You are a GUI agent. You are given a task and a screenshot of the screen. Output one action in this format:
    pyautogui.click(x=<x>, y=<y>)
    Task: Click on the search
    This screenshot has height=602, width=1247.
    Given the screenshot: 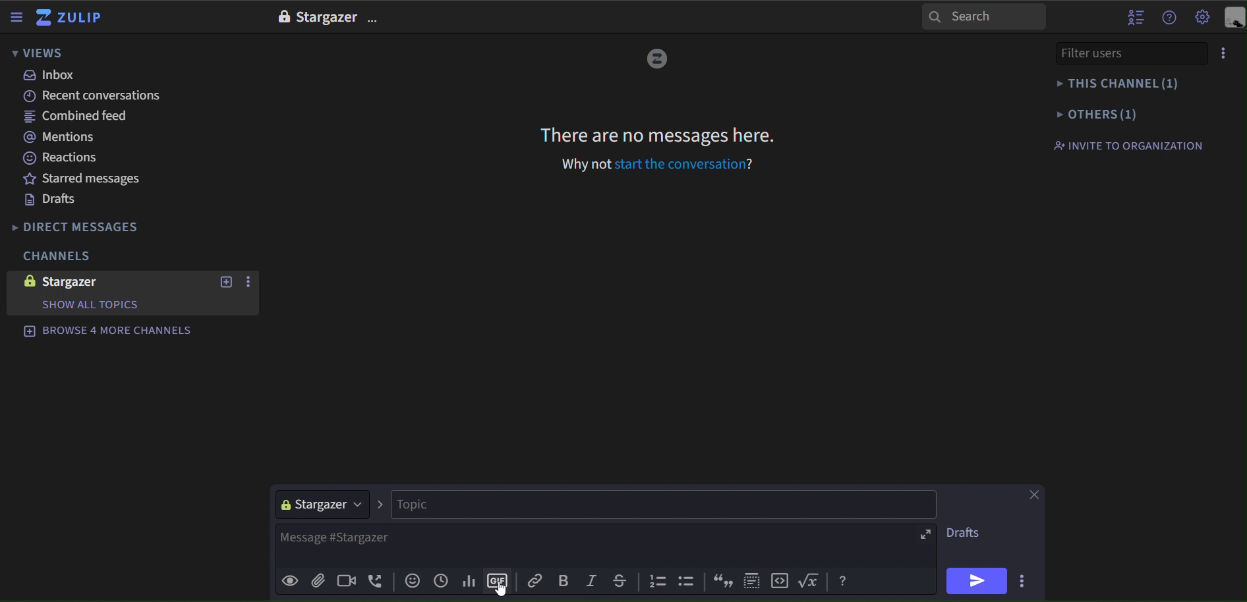 What is the action you would take?
    pyautogui.click(x=984, y=16)
    